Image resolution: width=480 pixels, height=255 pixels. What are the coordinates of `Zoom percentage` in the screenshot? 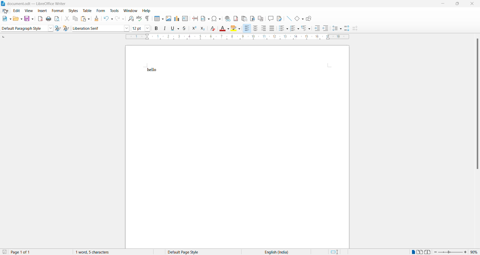 It's located at (474, 252).